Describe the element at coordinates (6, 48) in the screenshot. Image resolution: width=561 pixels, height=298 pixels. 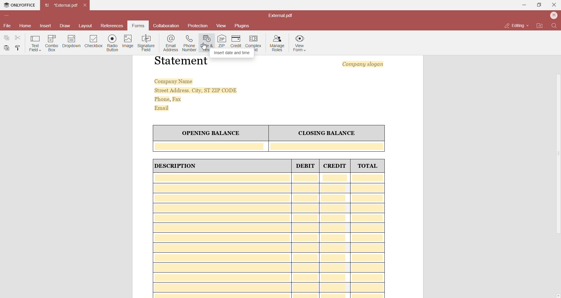
I see `Paste` at that location.